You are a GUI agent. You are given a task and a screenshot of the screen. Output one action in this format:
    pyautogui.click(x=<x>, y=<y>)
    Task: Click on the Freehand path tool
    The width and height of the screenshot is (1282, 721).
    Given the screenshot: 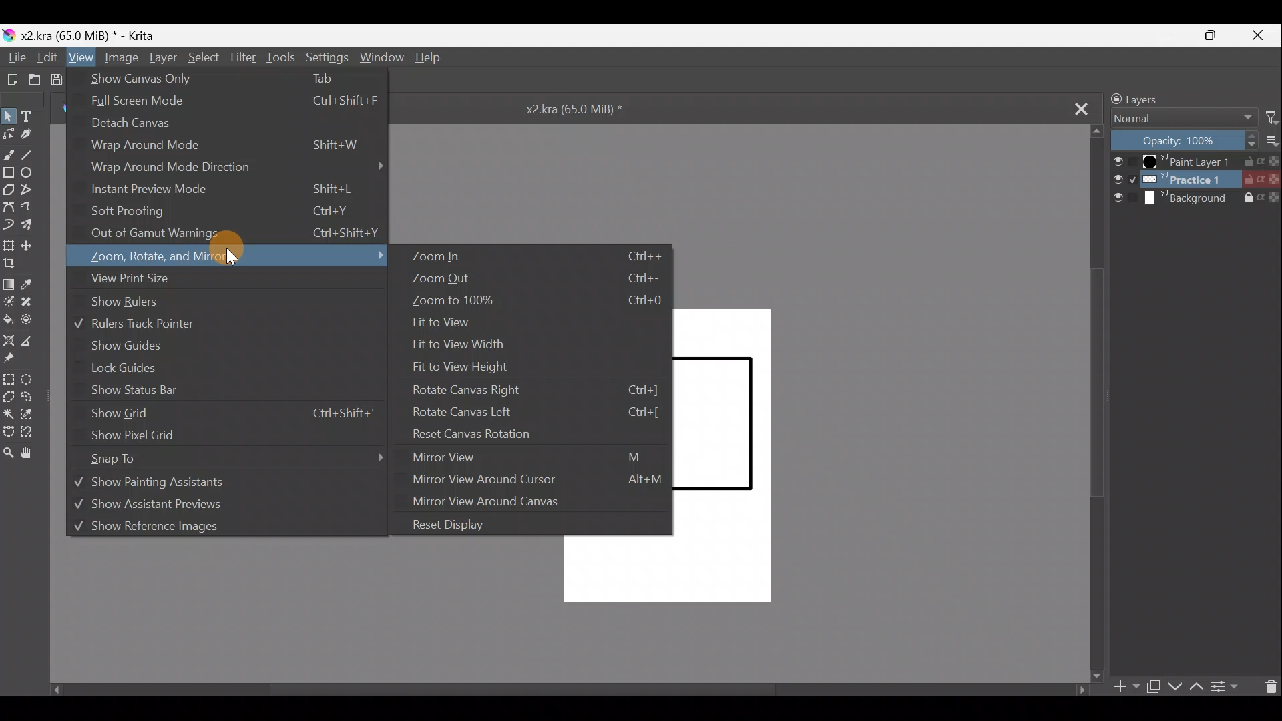 What is the action you would take?
    pyautogui.click(x=33, y=207)
    